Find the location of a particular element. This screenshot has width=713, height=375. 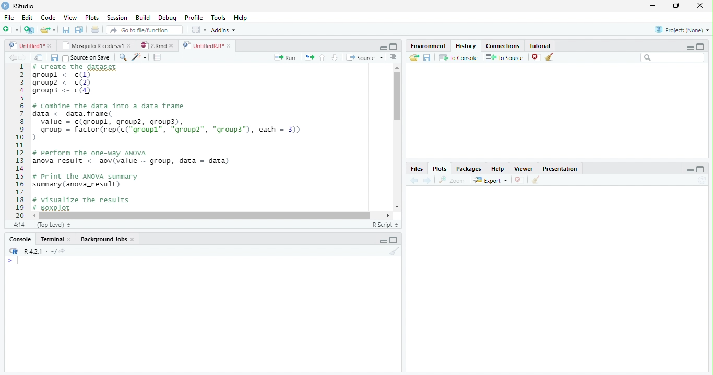

Clear objects from the workspace is located at coordinates (549, 55).